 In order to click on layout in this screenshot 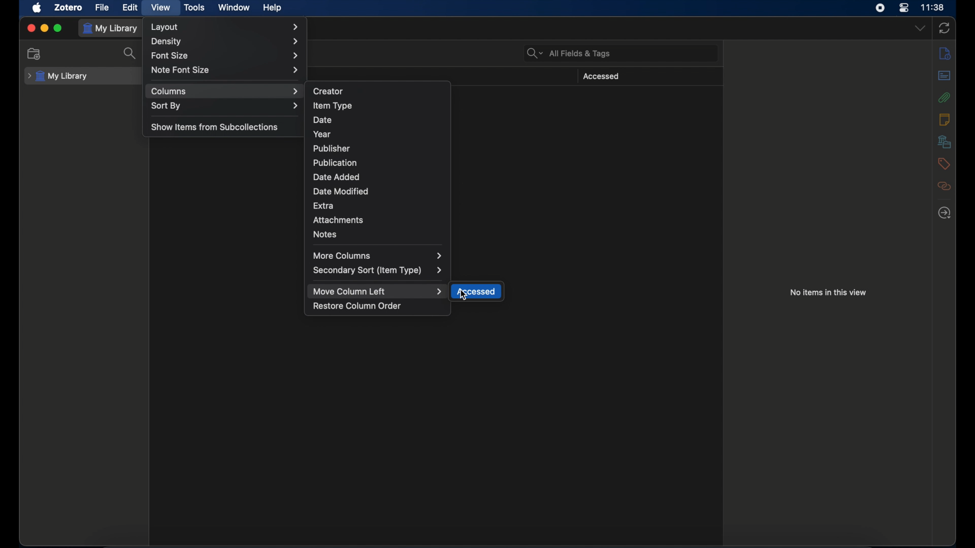, I will do `click(225, 27)`.